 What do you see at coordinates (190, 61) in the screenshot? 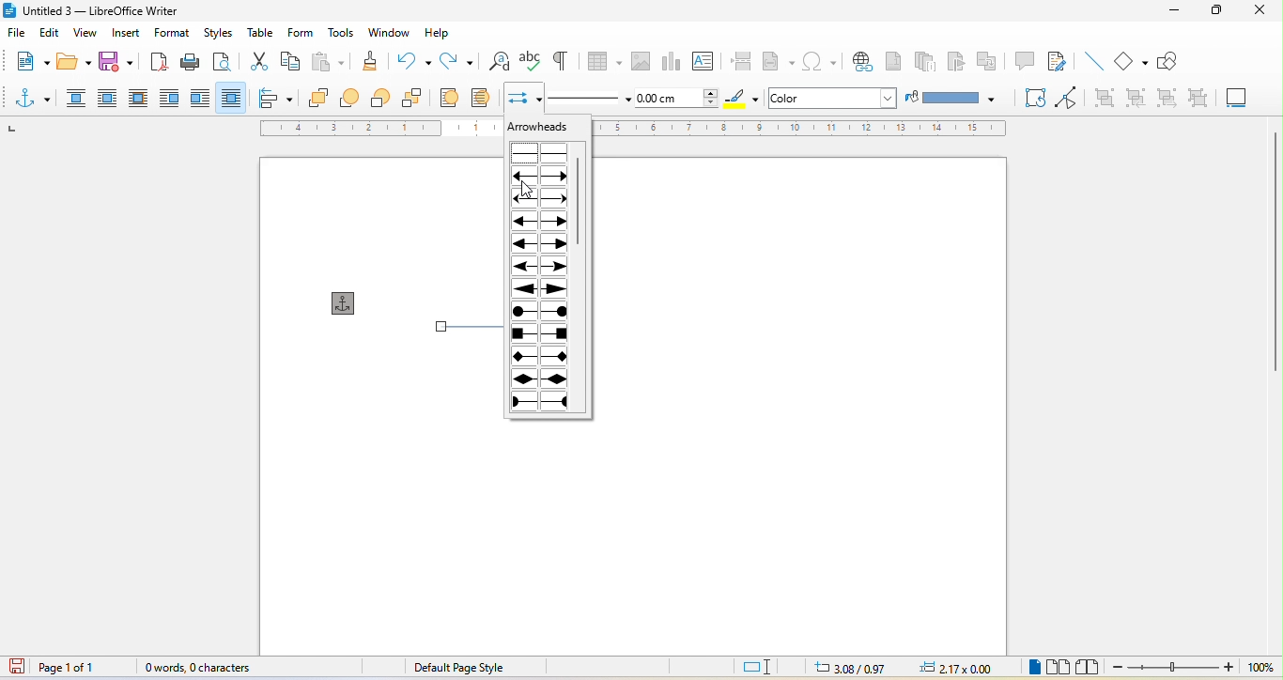
I see `print` at bounding box center [190, 61].